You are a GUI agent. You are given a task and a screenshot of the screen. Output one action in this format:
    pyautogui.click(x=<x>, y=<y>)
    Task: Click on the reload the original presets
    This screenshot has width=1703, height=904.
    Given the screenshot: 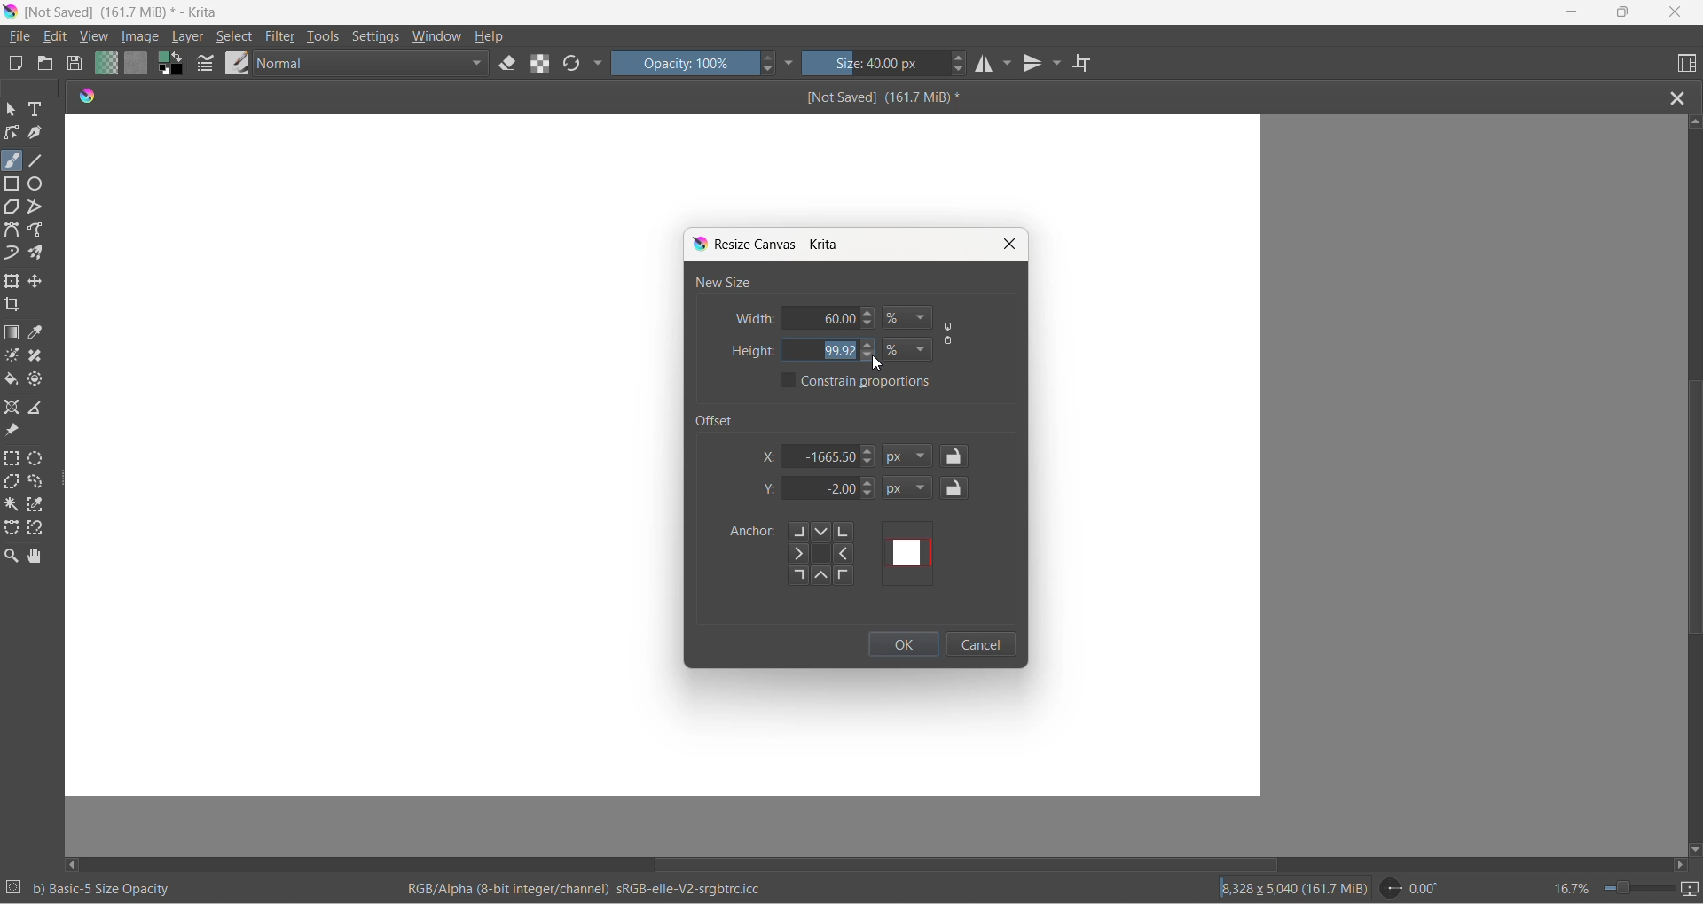 What is the action you would take?
    pyautogui.click(x=574, y=66)
    